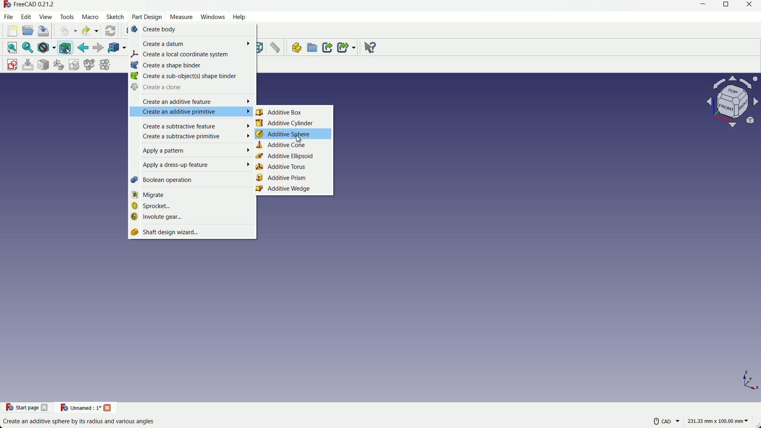 The width and height of the screenshot is (761, 428). Describe the element at coordinates (732, 101) in the screenshot. I see `rotate or change view` at that location.